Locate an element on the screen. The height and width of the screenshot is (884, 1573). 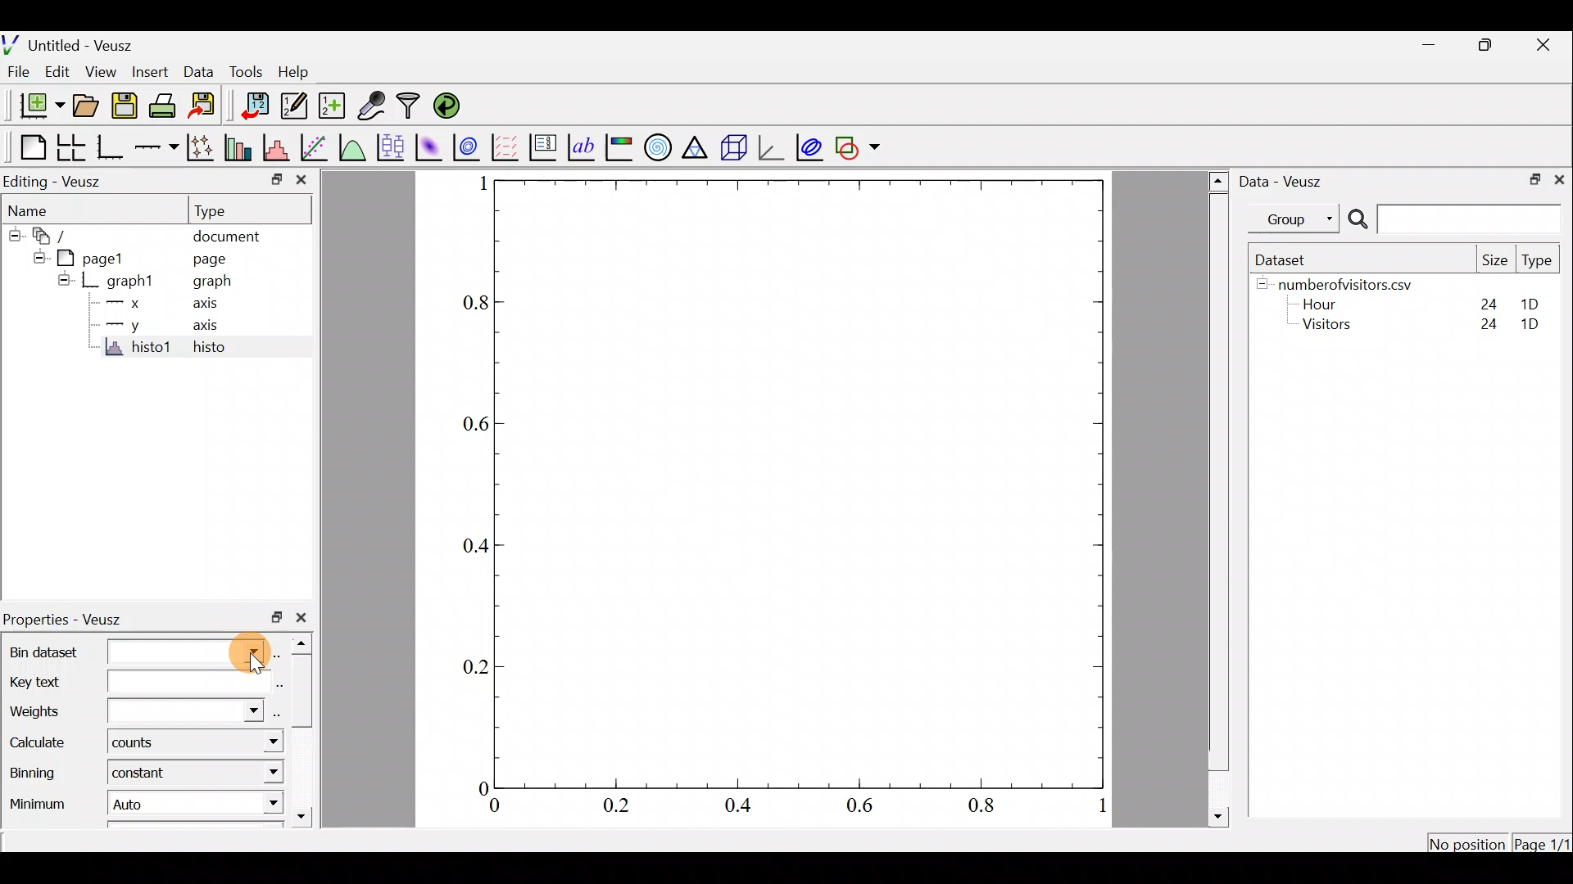
Key text is located at coordinates (133, 683).